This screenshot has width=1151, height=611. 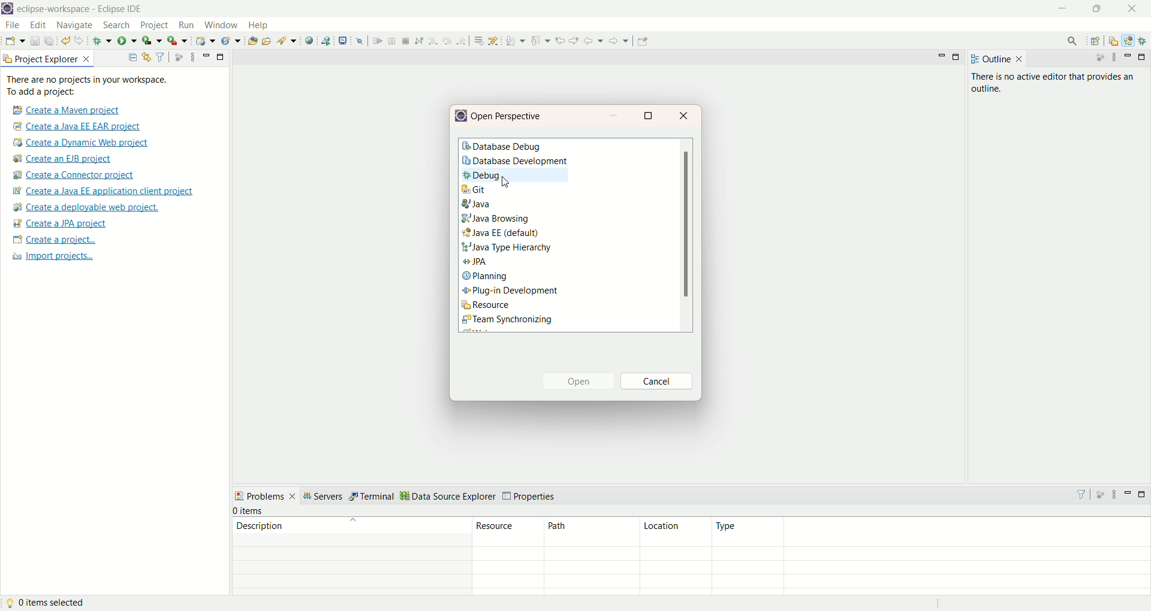 What do you see at coordinates (644, 41) in the screenshot?
I see `pin editor` at bounding box center [644, 41].